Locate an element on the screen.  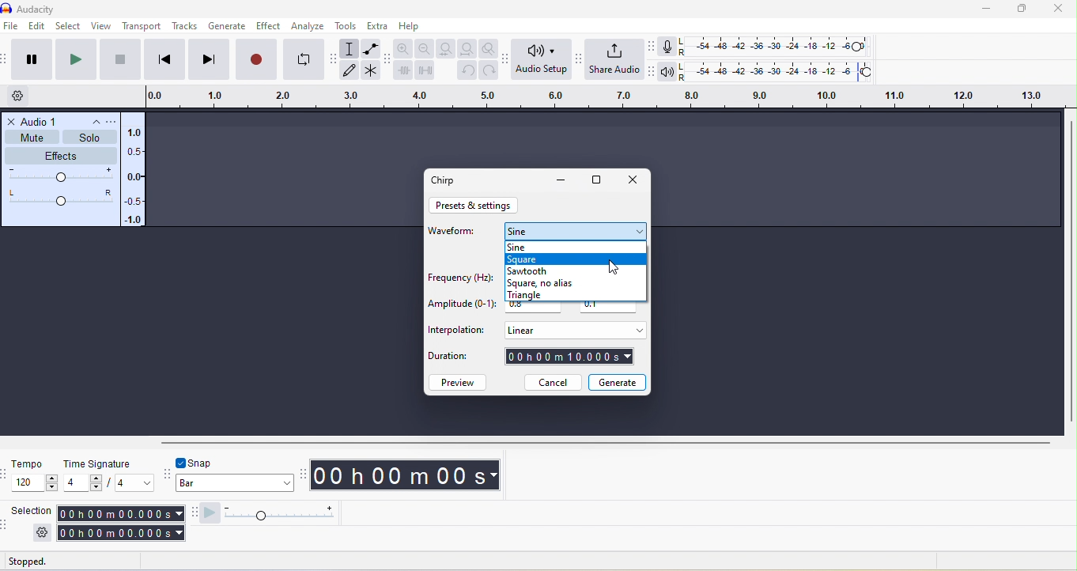
audio setup is located at coordinates (543, 60).